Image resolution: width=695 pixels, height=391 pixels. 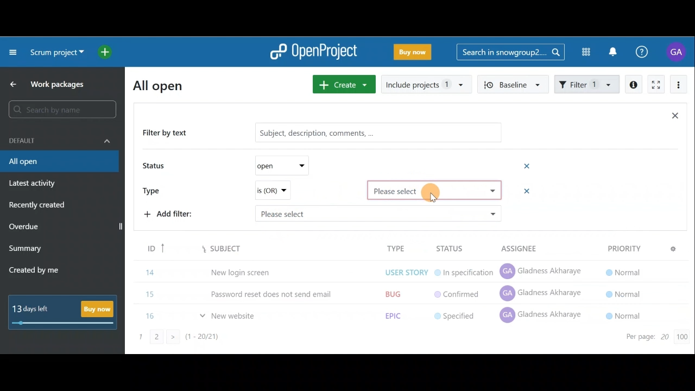 What do you see at coordinates (679, 86) in the screenshot?
I see `More actions` at bounding box center [679, 86].